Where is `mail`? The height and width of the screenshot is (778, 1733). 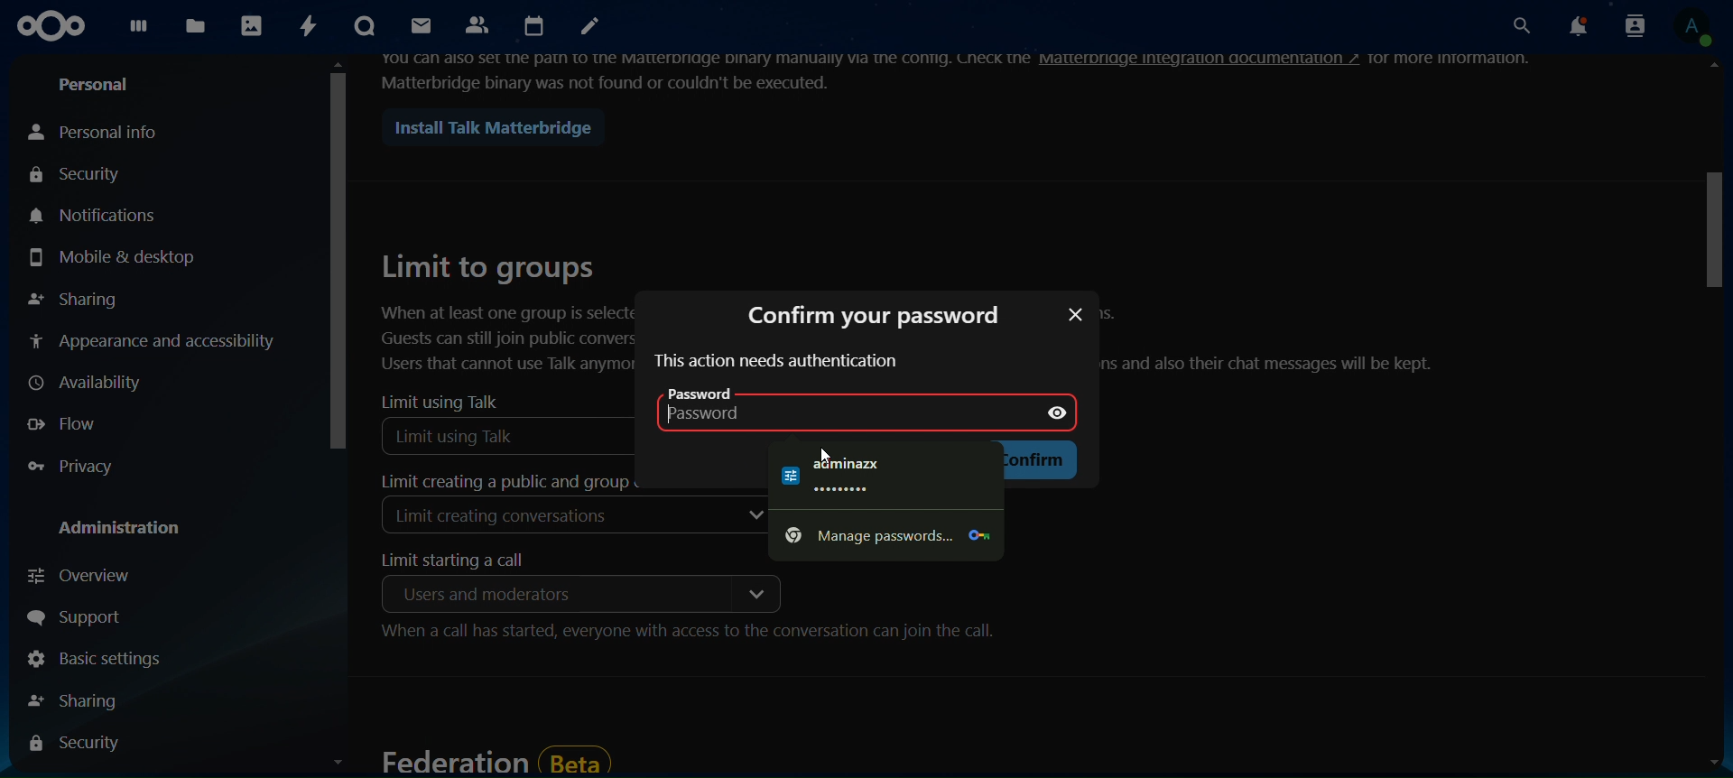 mail is located at coordinates (418, 25).